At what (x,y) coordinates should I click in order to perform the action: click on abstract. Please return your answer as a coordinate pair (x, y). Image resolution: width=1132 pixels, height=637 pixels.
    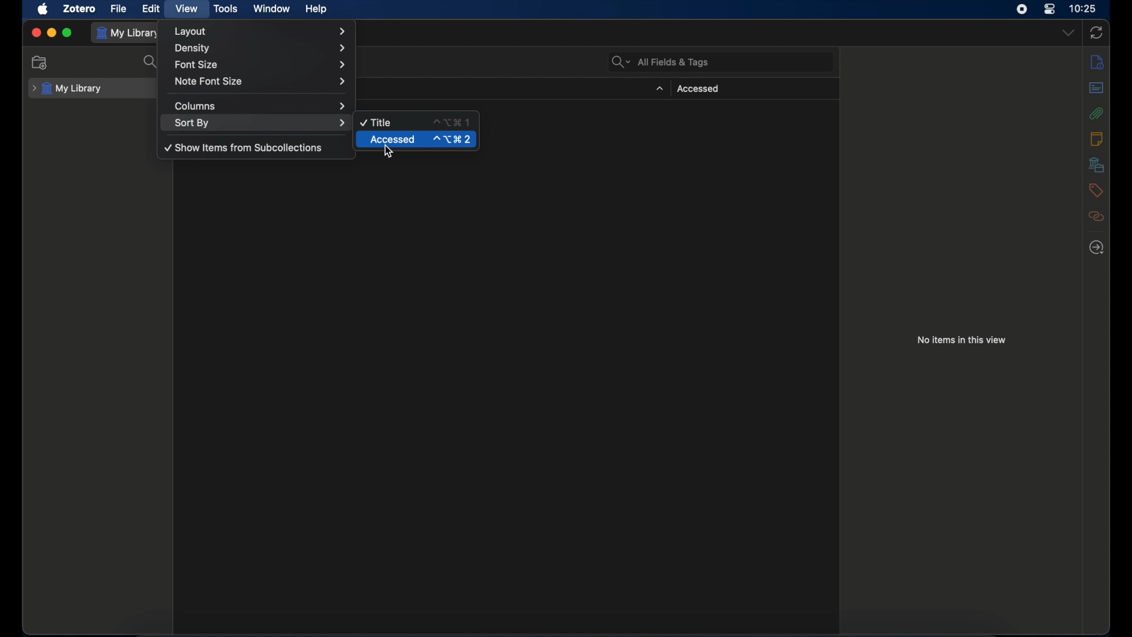
    Looking at the image, I should click on (1097, 88).